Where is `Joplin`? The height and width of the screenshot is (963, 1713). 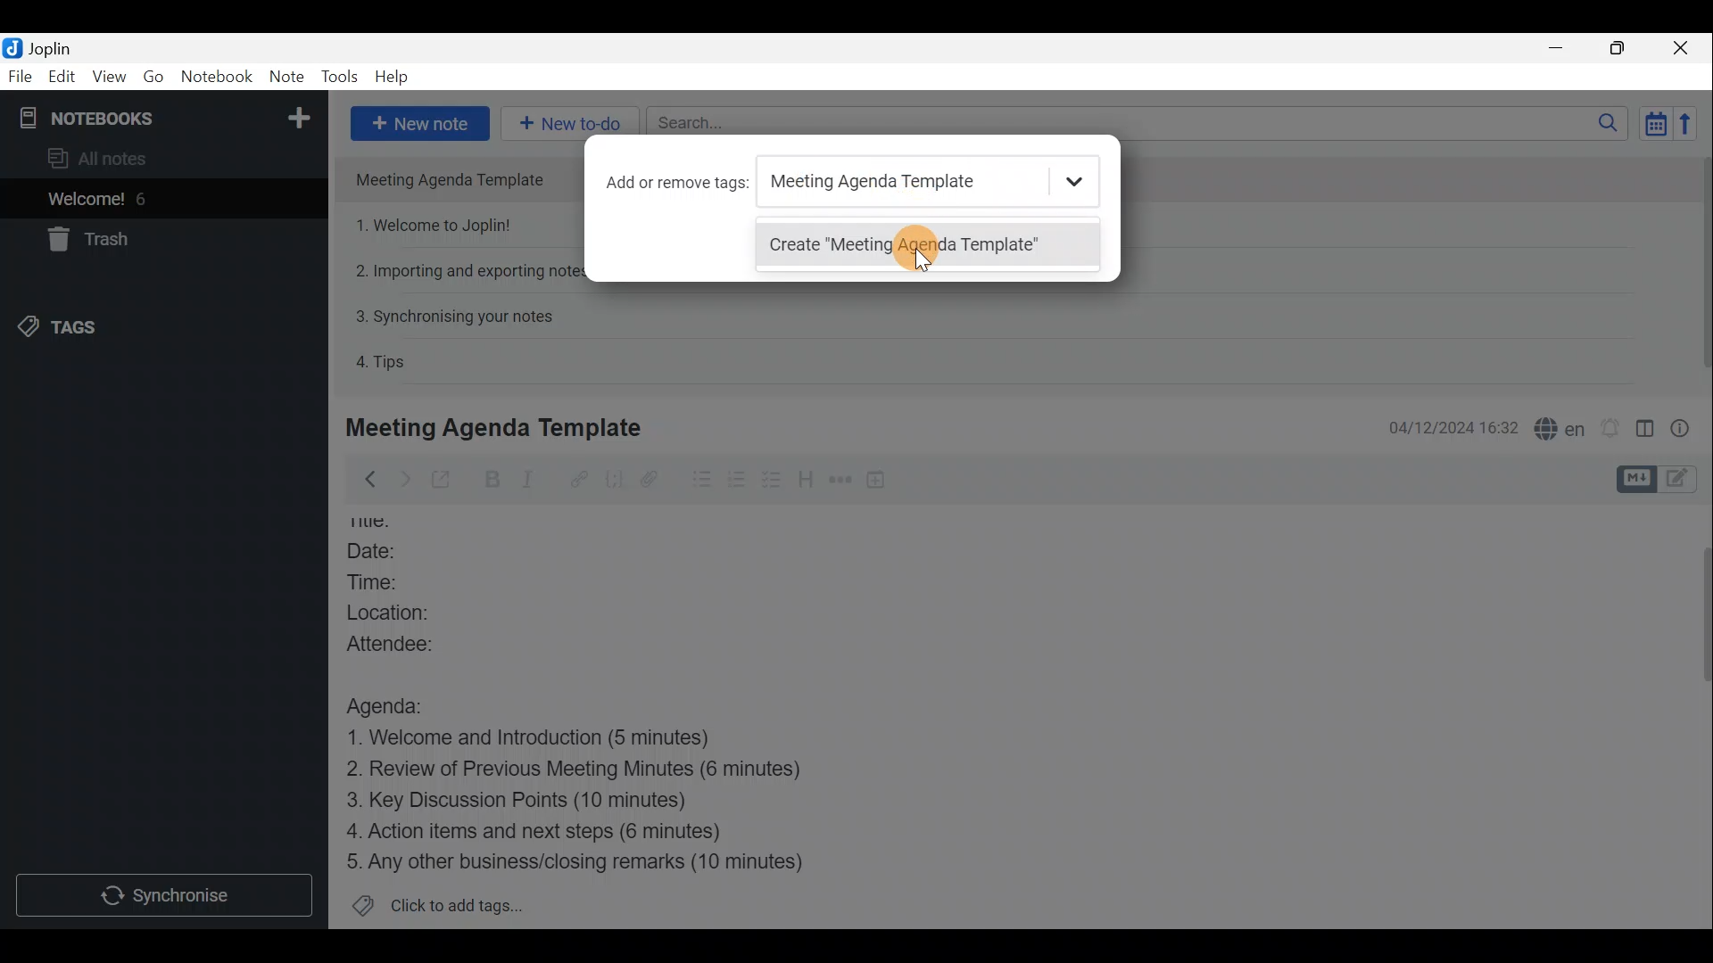 Joplin is located at coordinates (49, 47).